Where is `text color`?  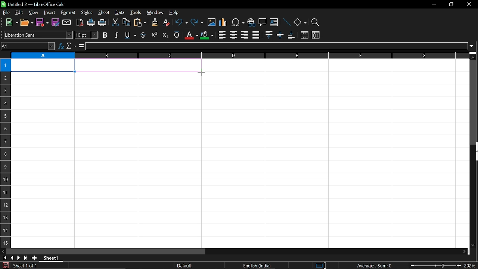
text color is located at coordinates (190, 35).